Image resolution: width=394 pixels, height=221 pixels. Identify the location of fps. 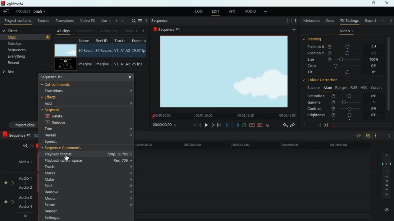
(138, 55).